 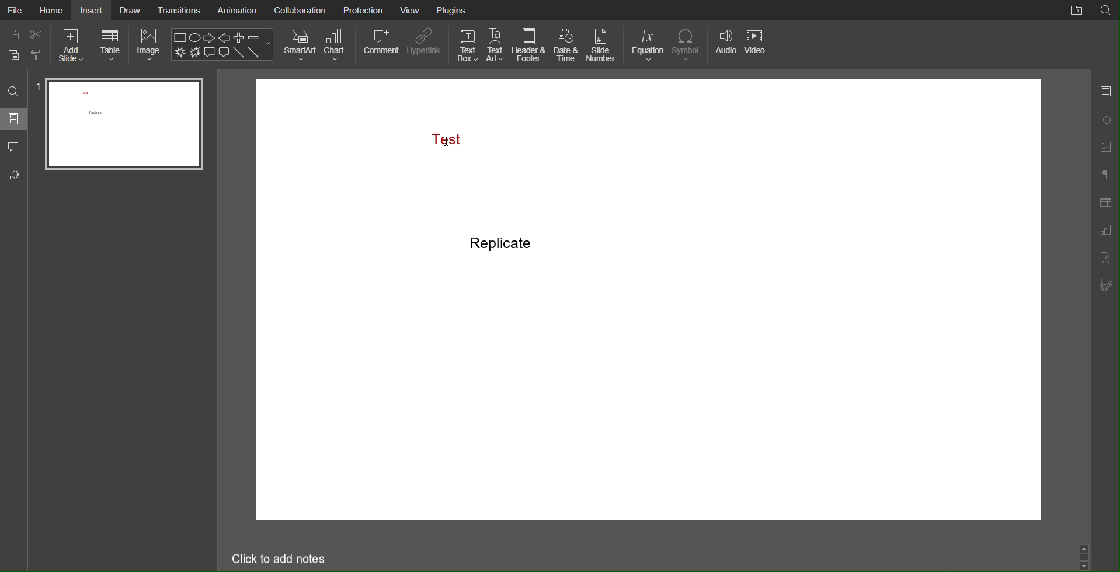 I want to click on File, so click(x=15, y=9).